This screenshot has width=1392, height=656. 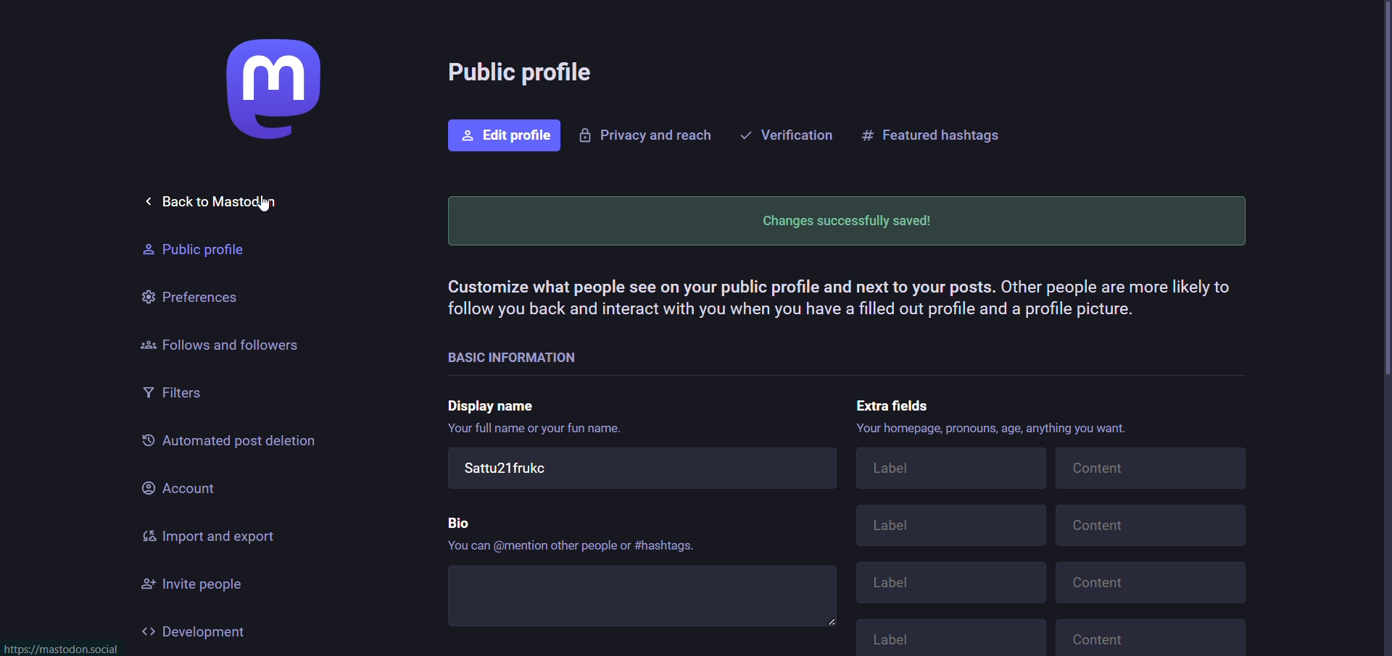 I want to click on Label, so click(x=948, y=529).